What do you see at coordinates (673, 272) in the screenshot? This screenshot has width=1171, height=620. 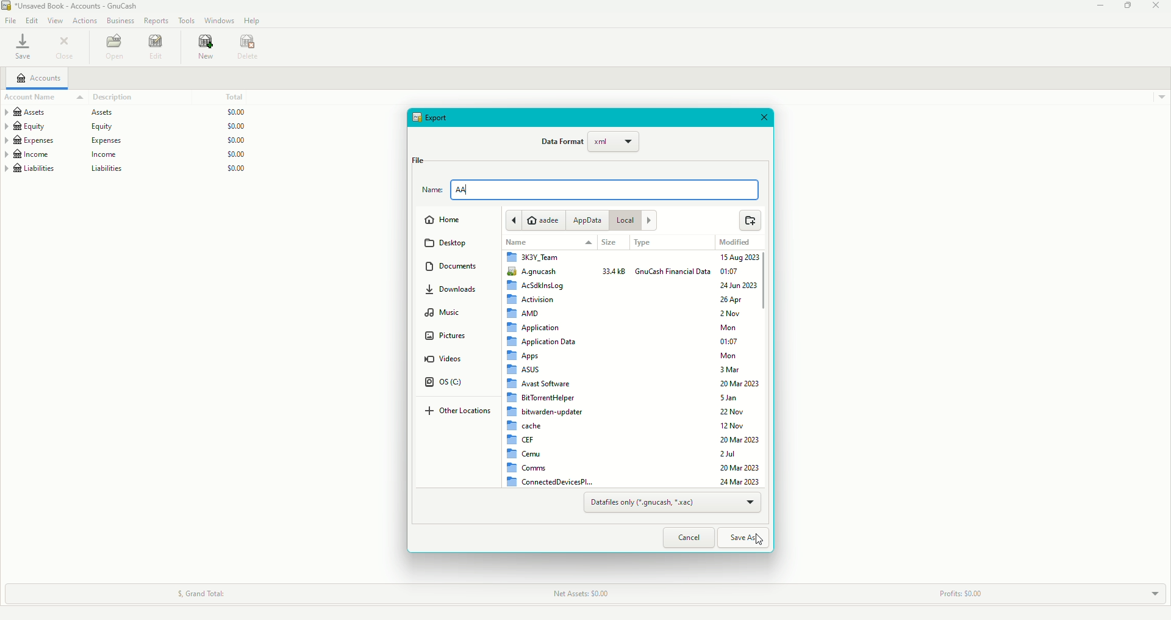 I see `GnuCash` at bounding box center [673, 272].